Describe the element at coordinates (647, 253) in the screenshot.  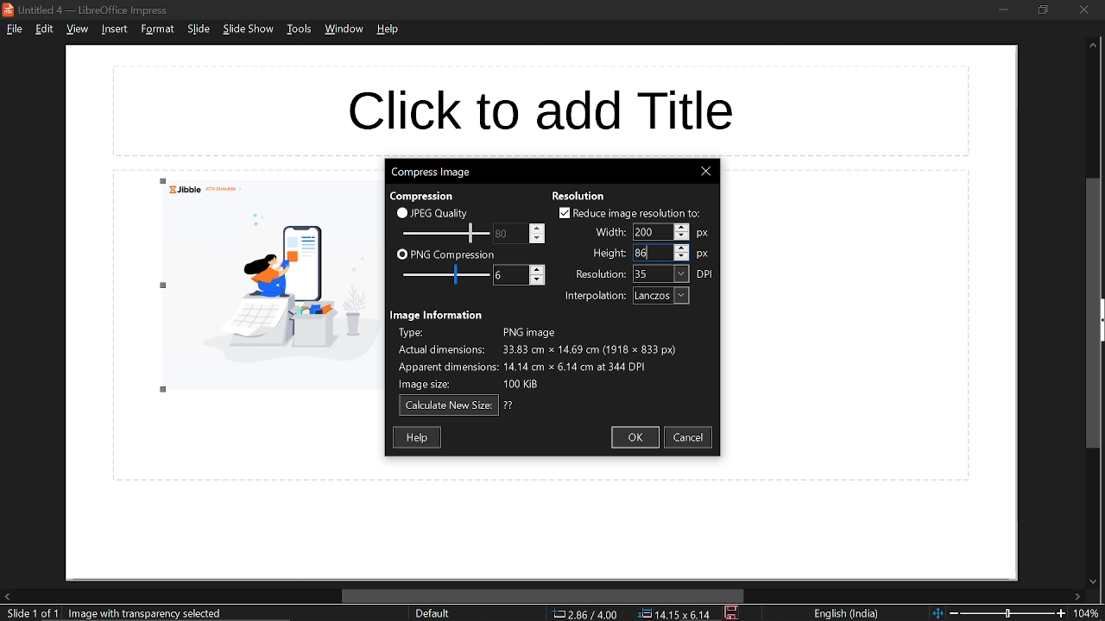
I see `Cursor` at that location.